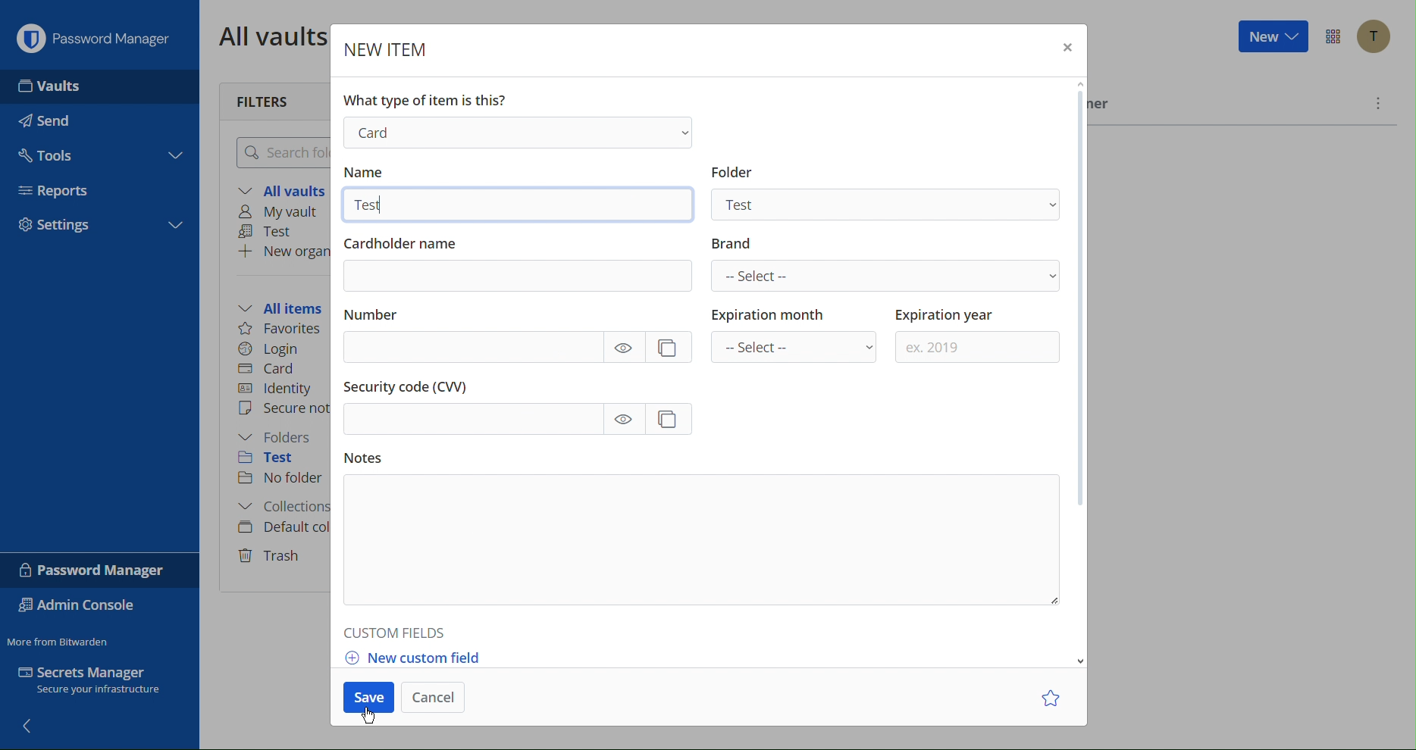 Image resolution: width=1416 pixels, height=750 pixels. Describe the element at coordinates (886, 208) in the screenshot. I see `Test` at that location.